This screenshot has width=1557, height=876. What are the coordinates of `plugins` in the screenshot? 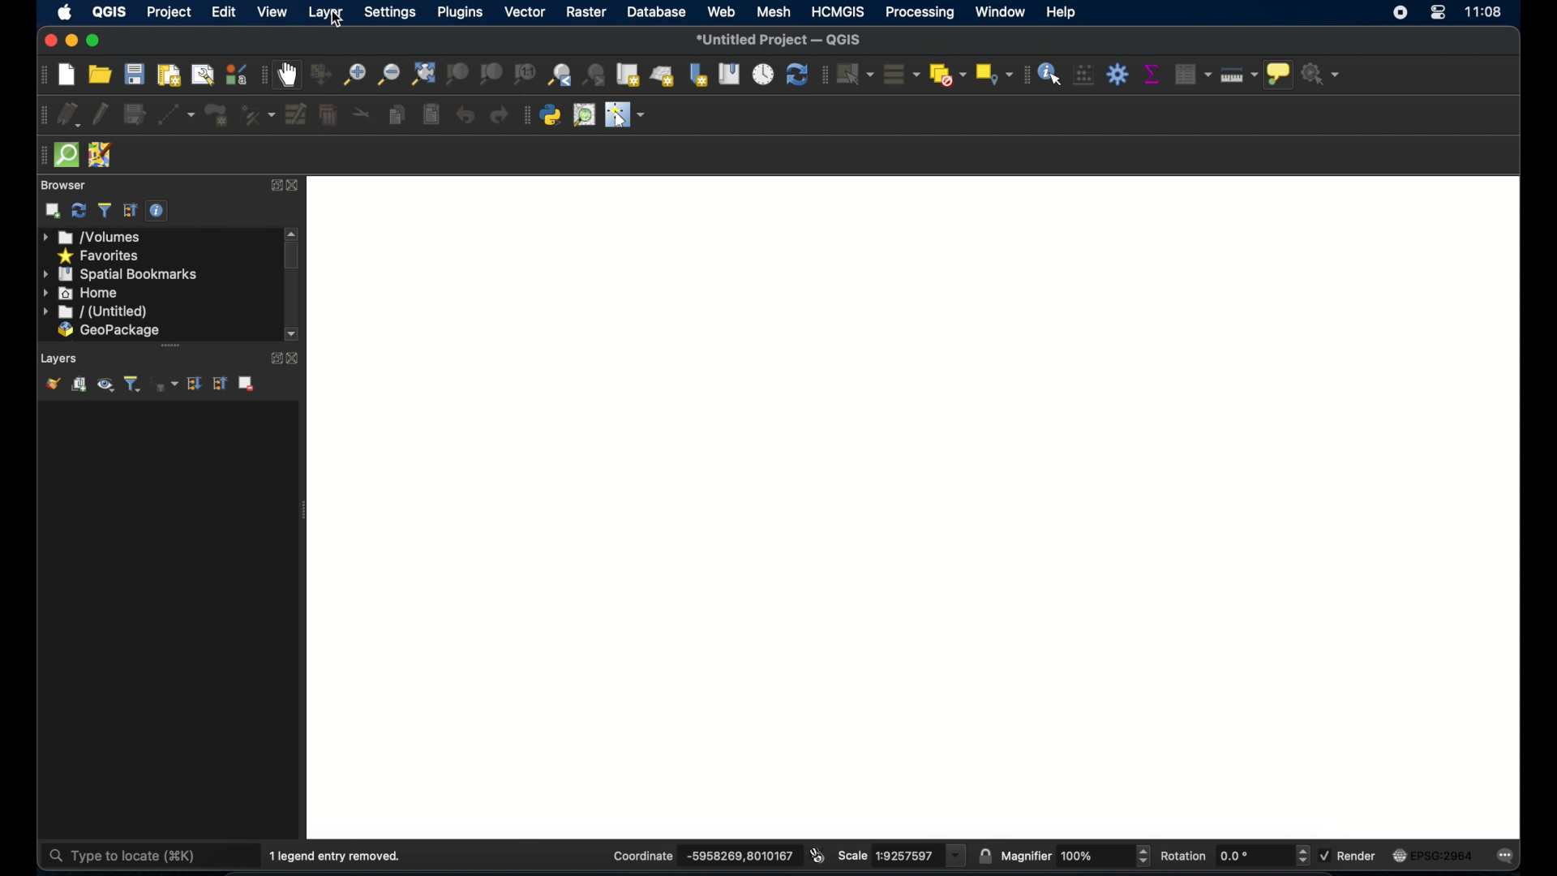 It's located at (459, 13).